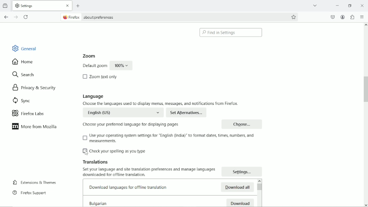  What do you see at coordinates (99, 203) in the screenshot?
I see `Bulgarian` at bounding box center [99, 203].